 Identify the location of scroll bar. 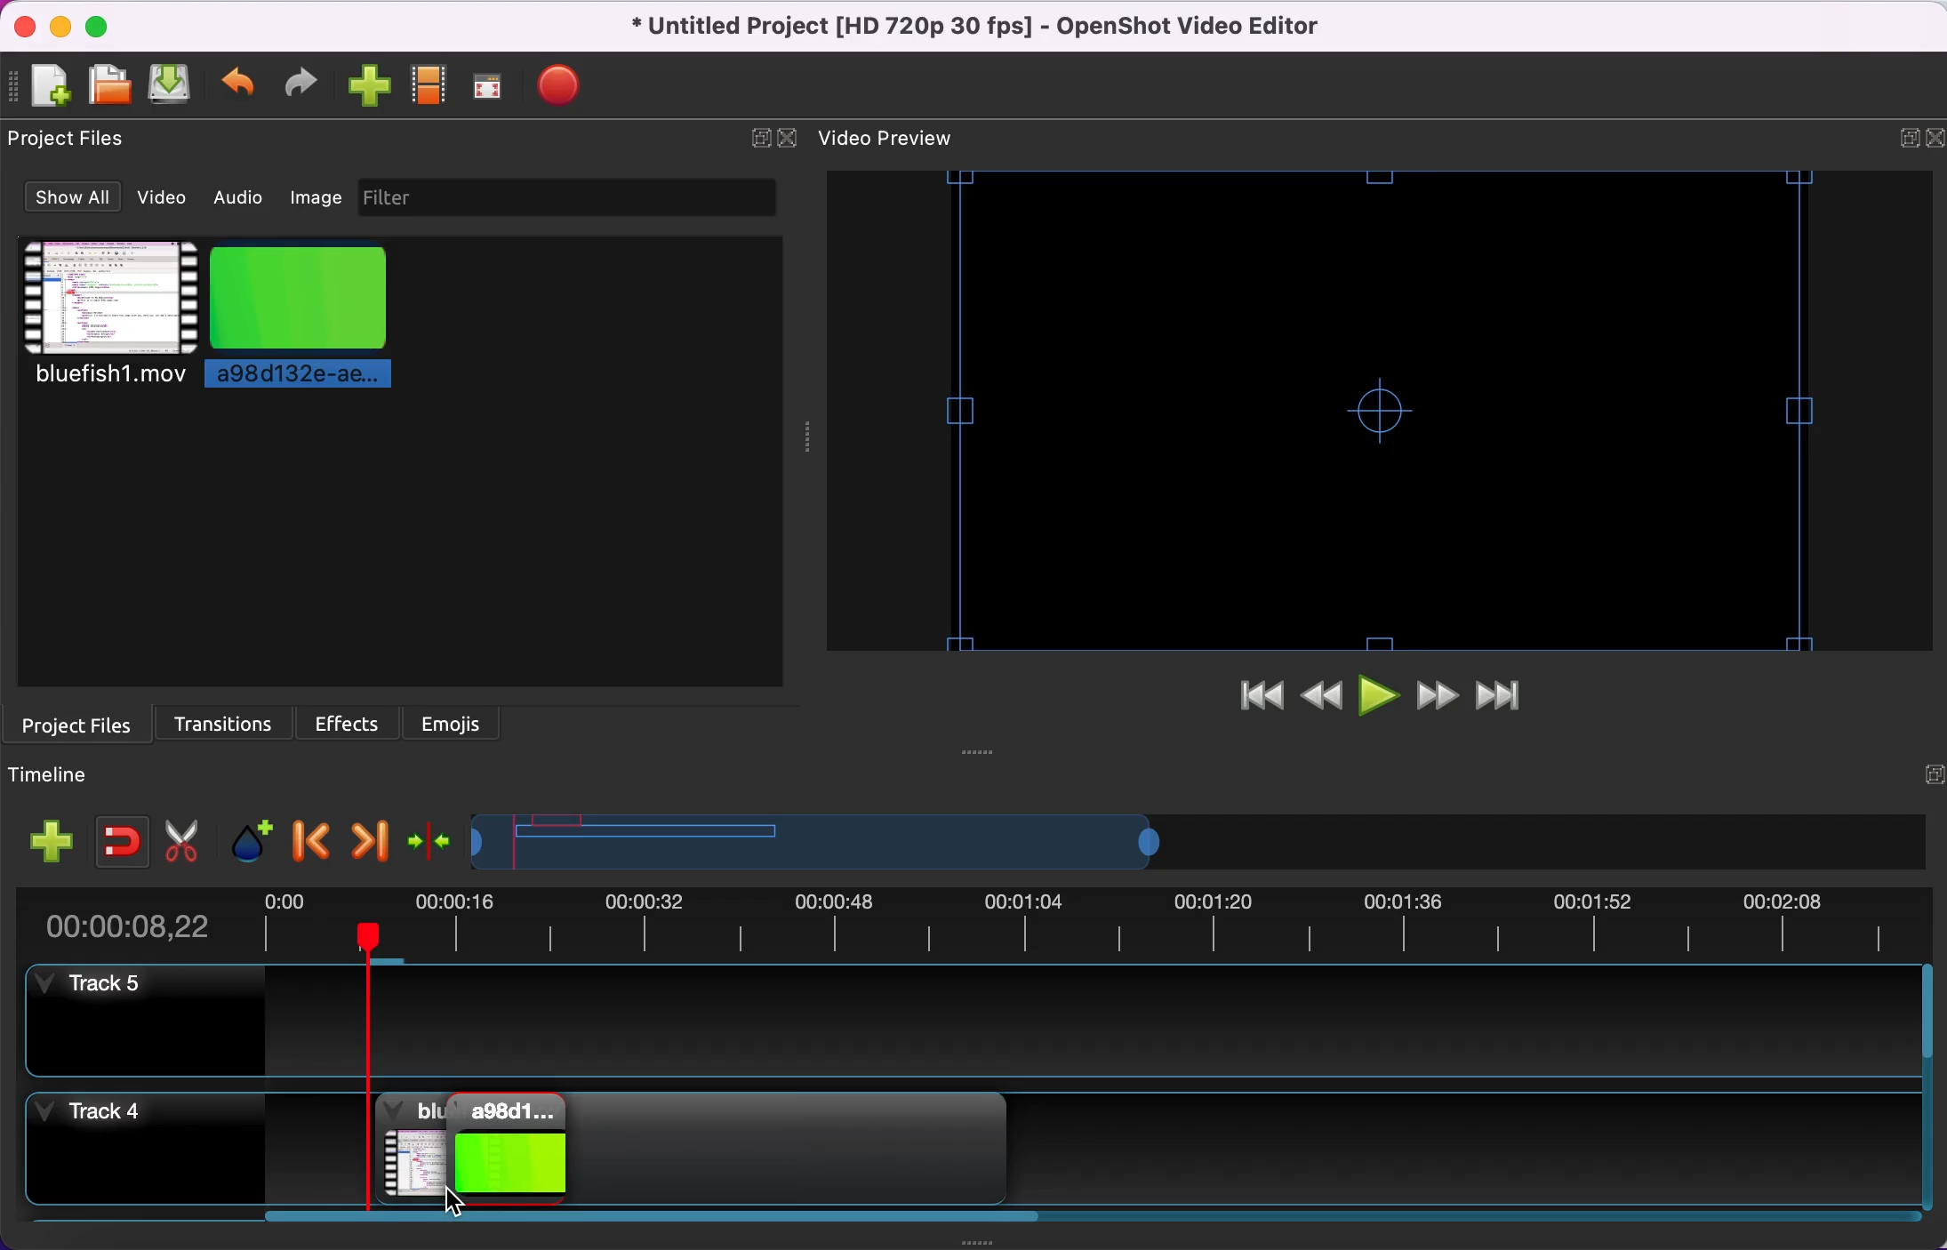
(660, 1222).